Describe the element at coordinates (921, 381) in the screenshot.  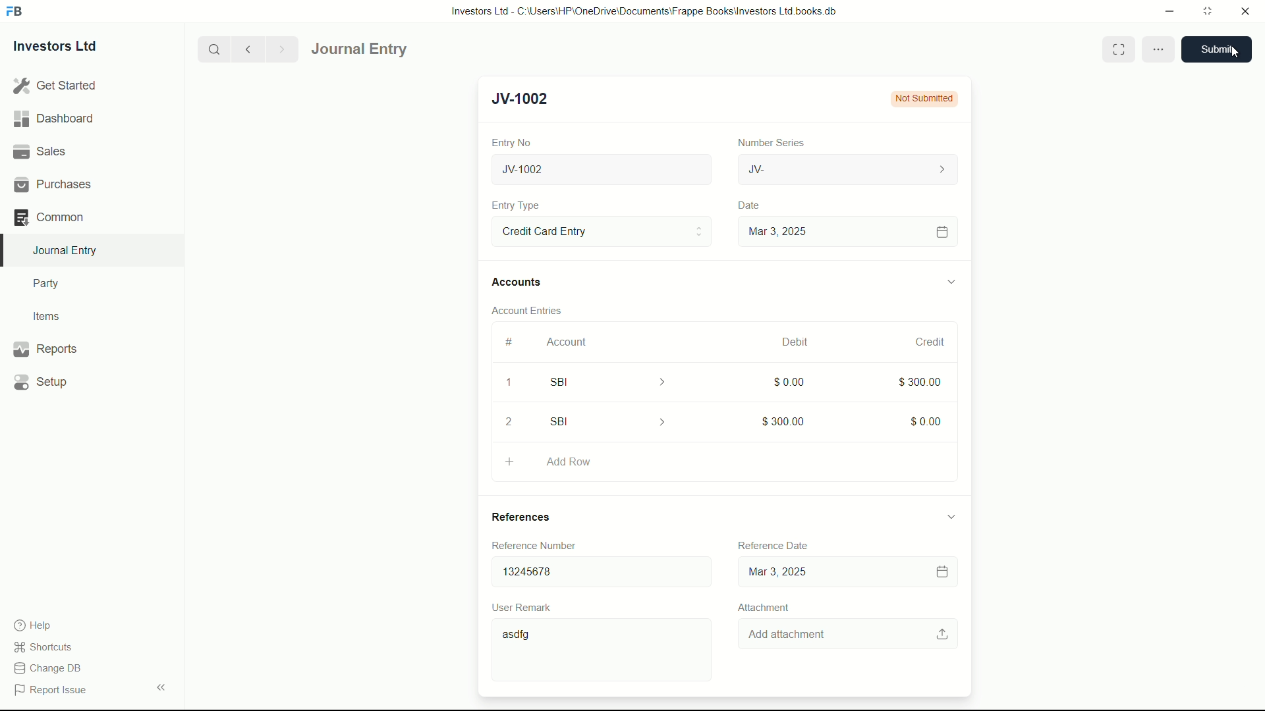
I see `$300.00` at that location.